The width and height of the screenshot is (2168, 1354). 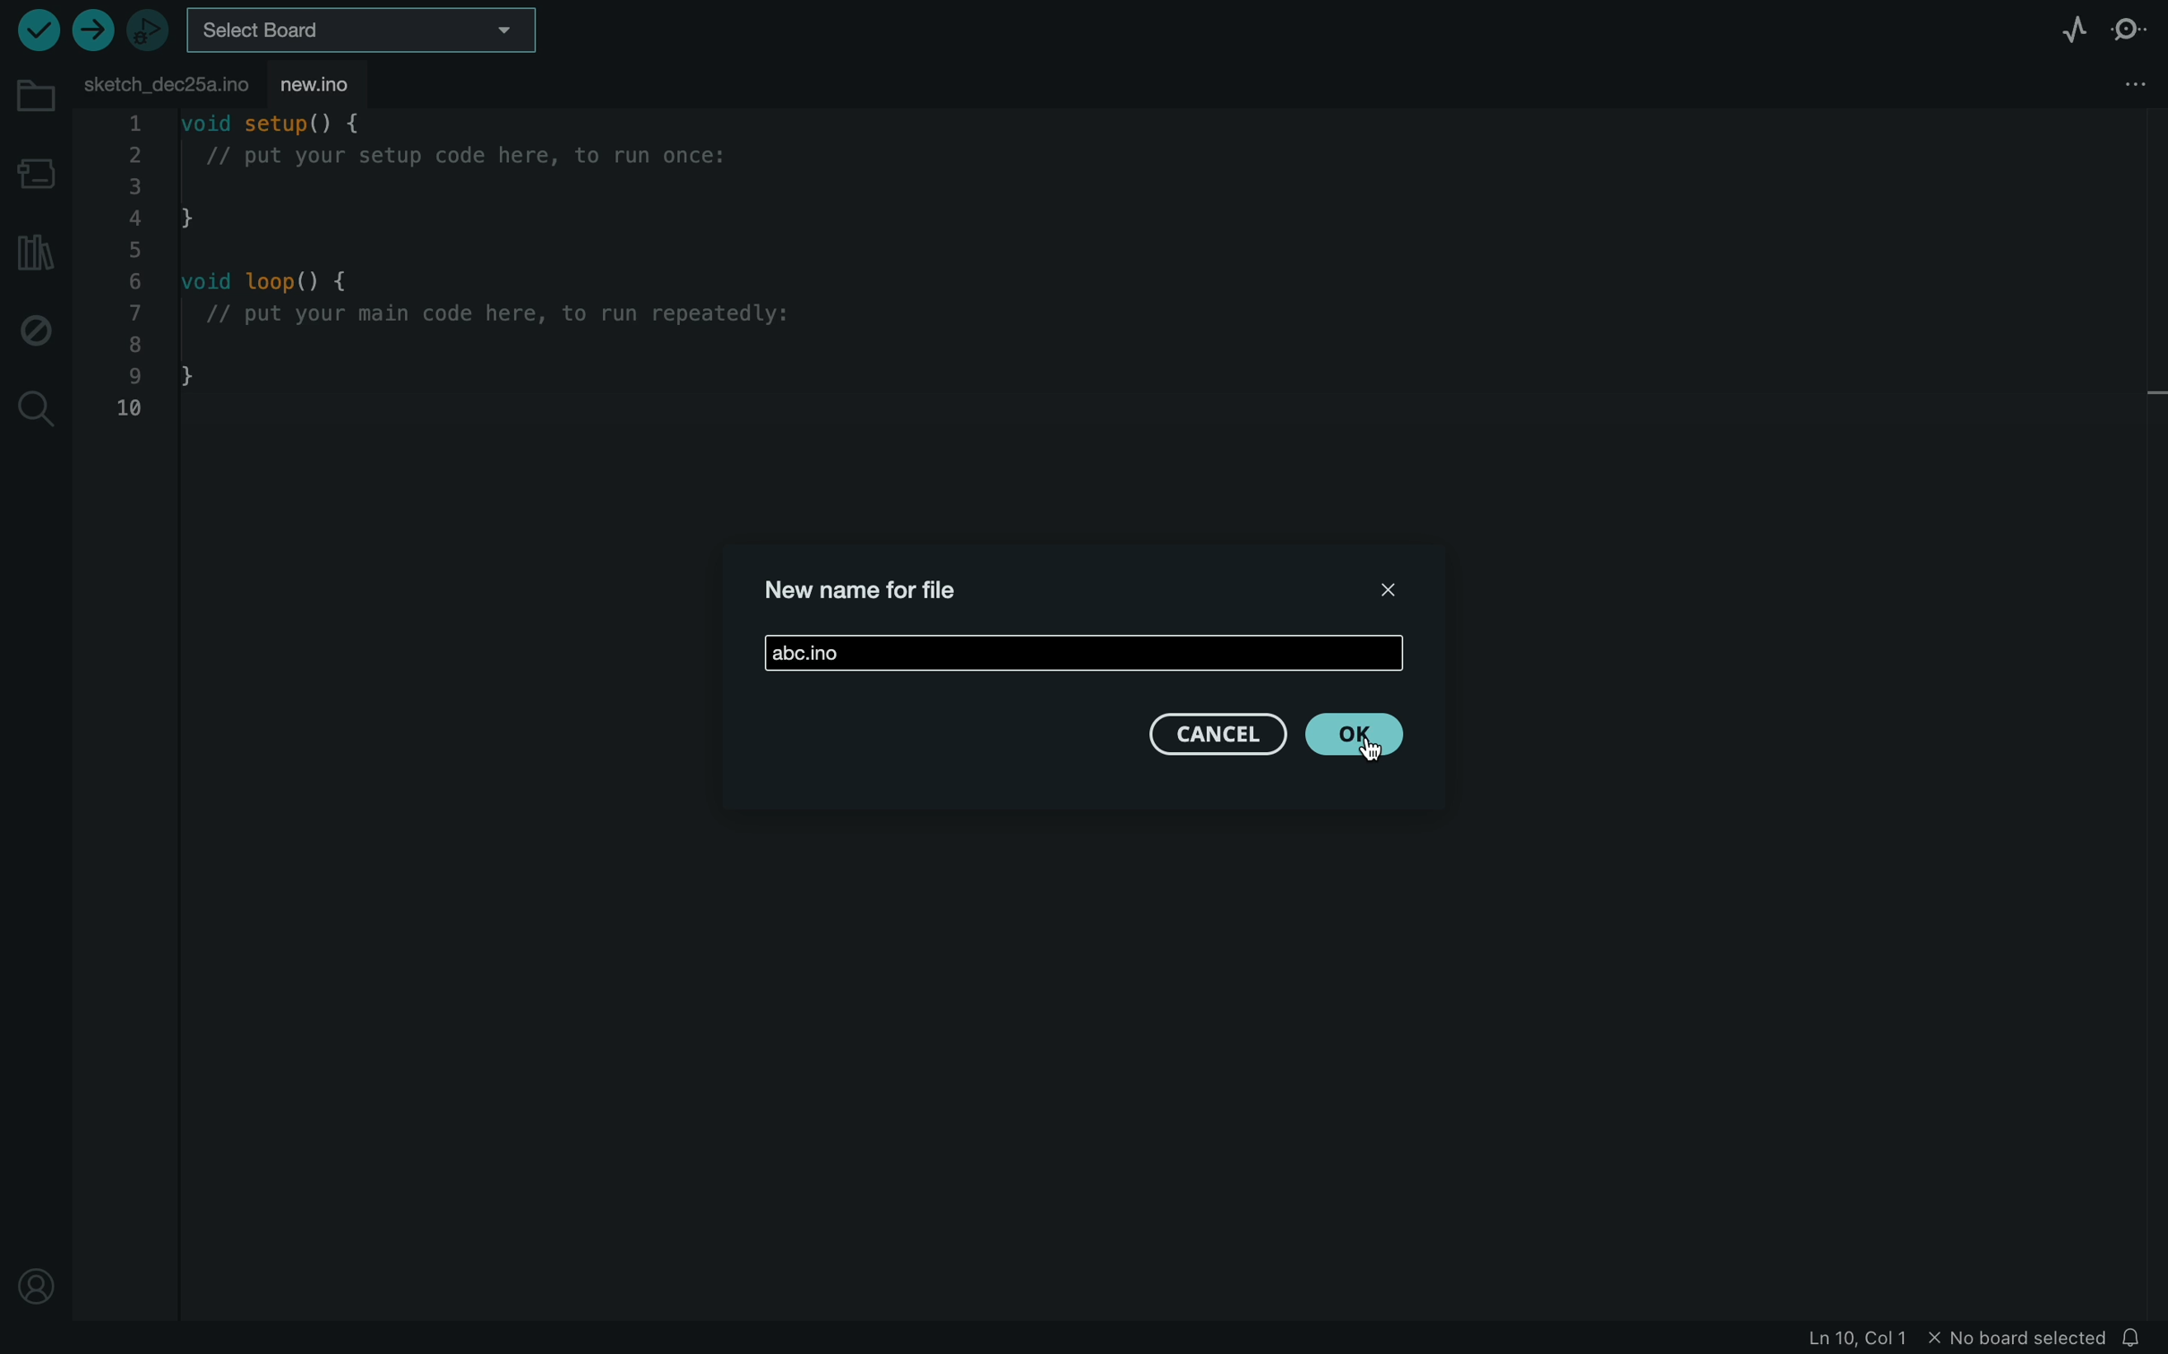 What do you see at coordinates (369, 30) in the screenshot?
I see `board selecter` at bounding box center [369, 30].